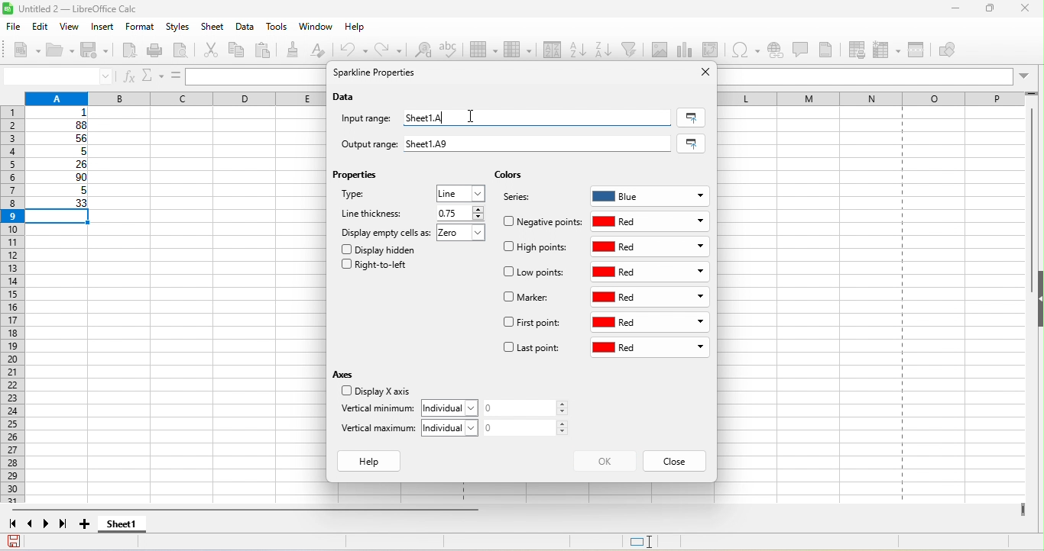  Describe the element at coordinates (213, 51) in the screenshot. I see `cut` at that location.